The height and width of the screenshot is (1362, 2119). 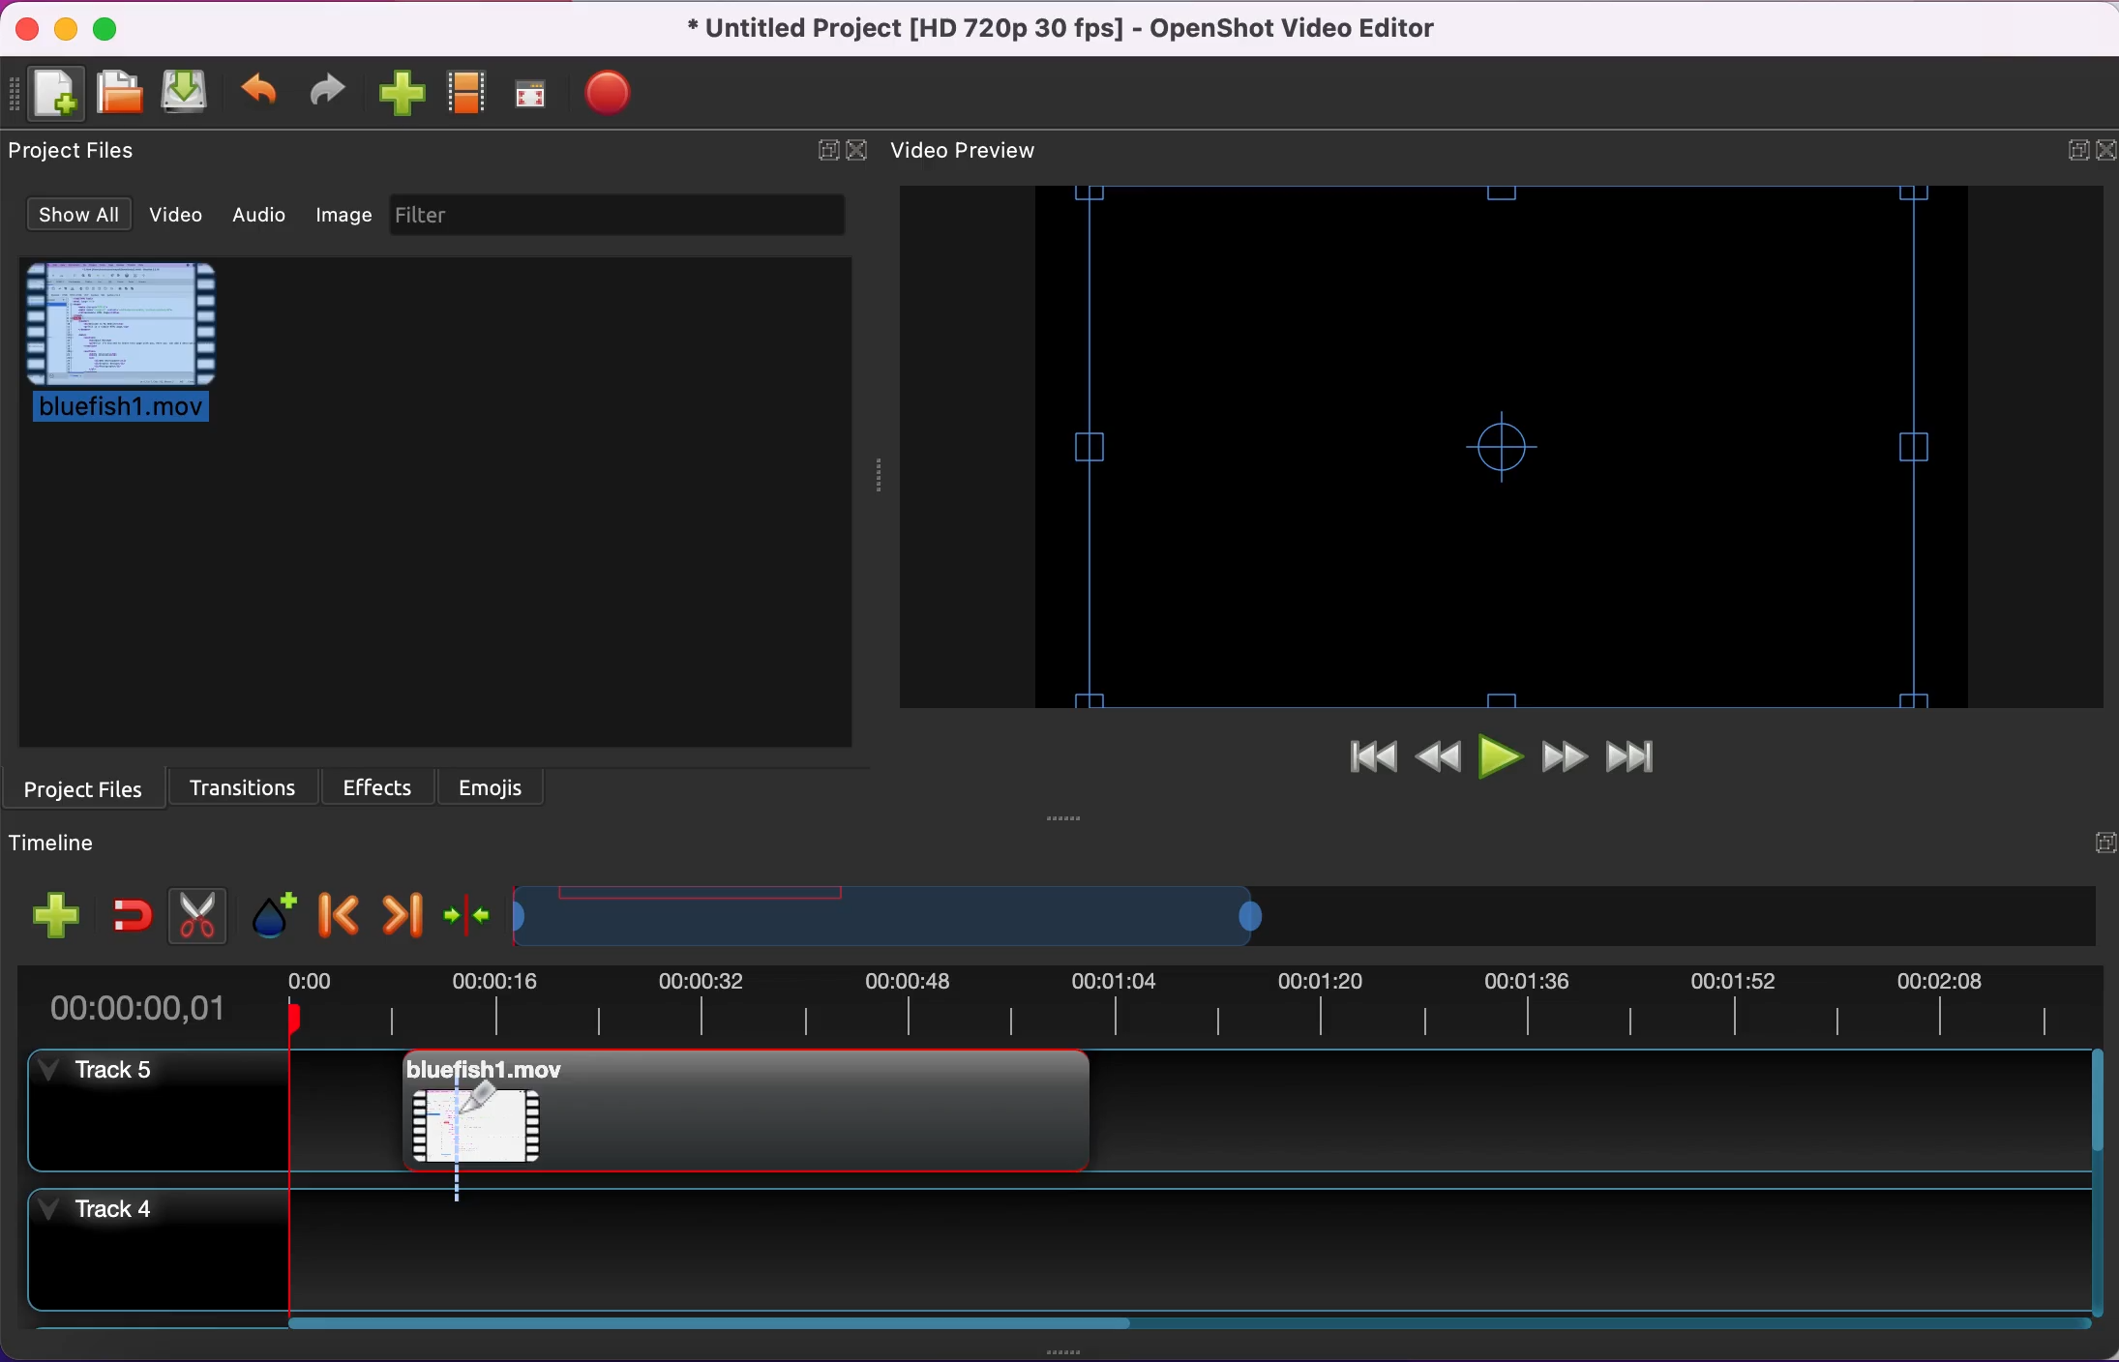 I want to click on title, so click(x=1064, y=29).